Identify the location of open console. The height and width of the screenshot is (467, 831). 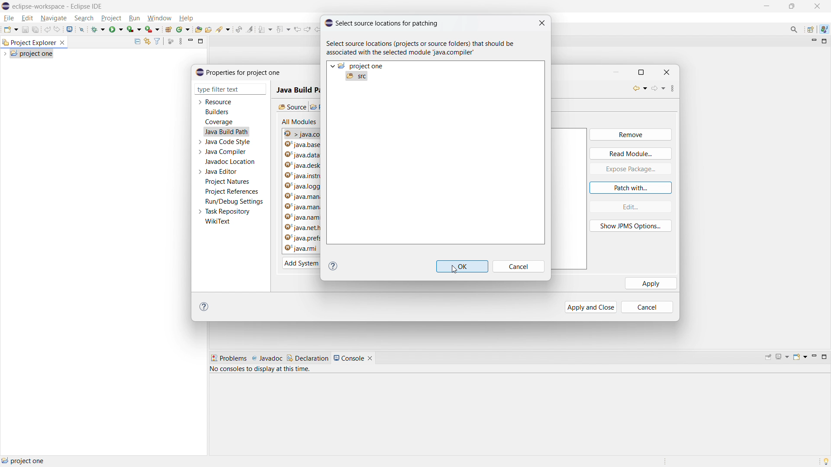
(800, 357).